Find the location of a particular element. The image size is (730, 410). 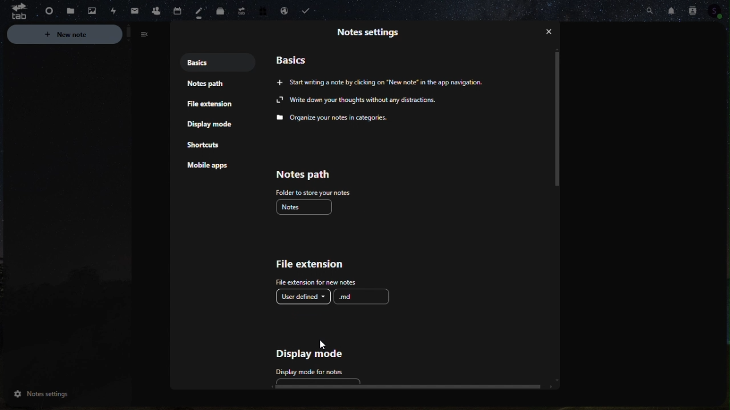

Shortcut is located at coordinates (210, 147).